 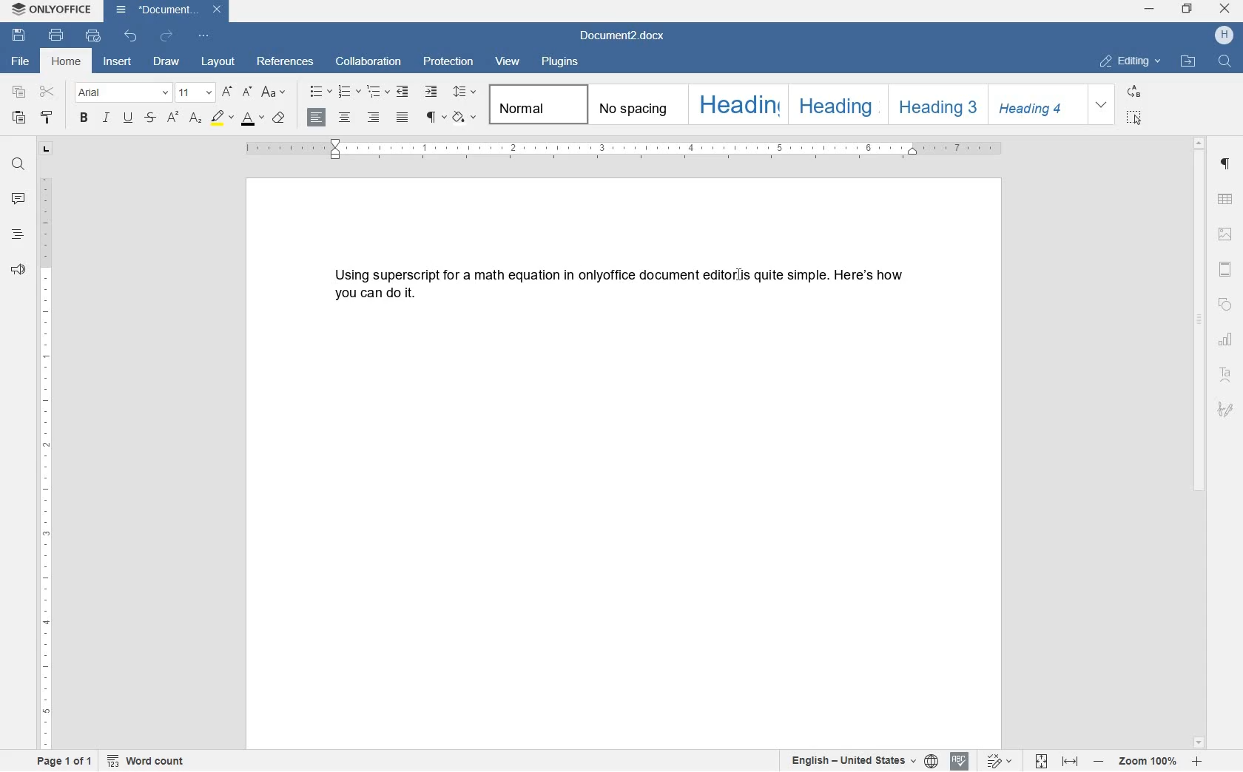 I want to click on HEADING 4, so click(x=1036, y=105).